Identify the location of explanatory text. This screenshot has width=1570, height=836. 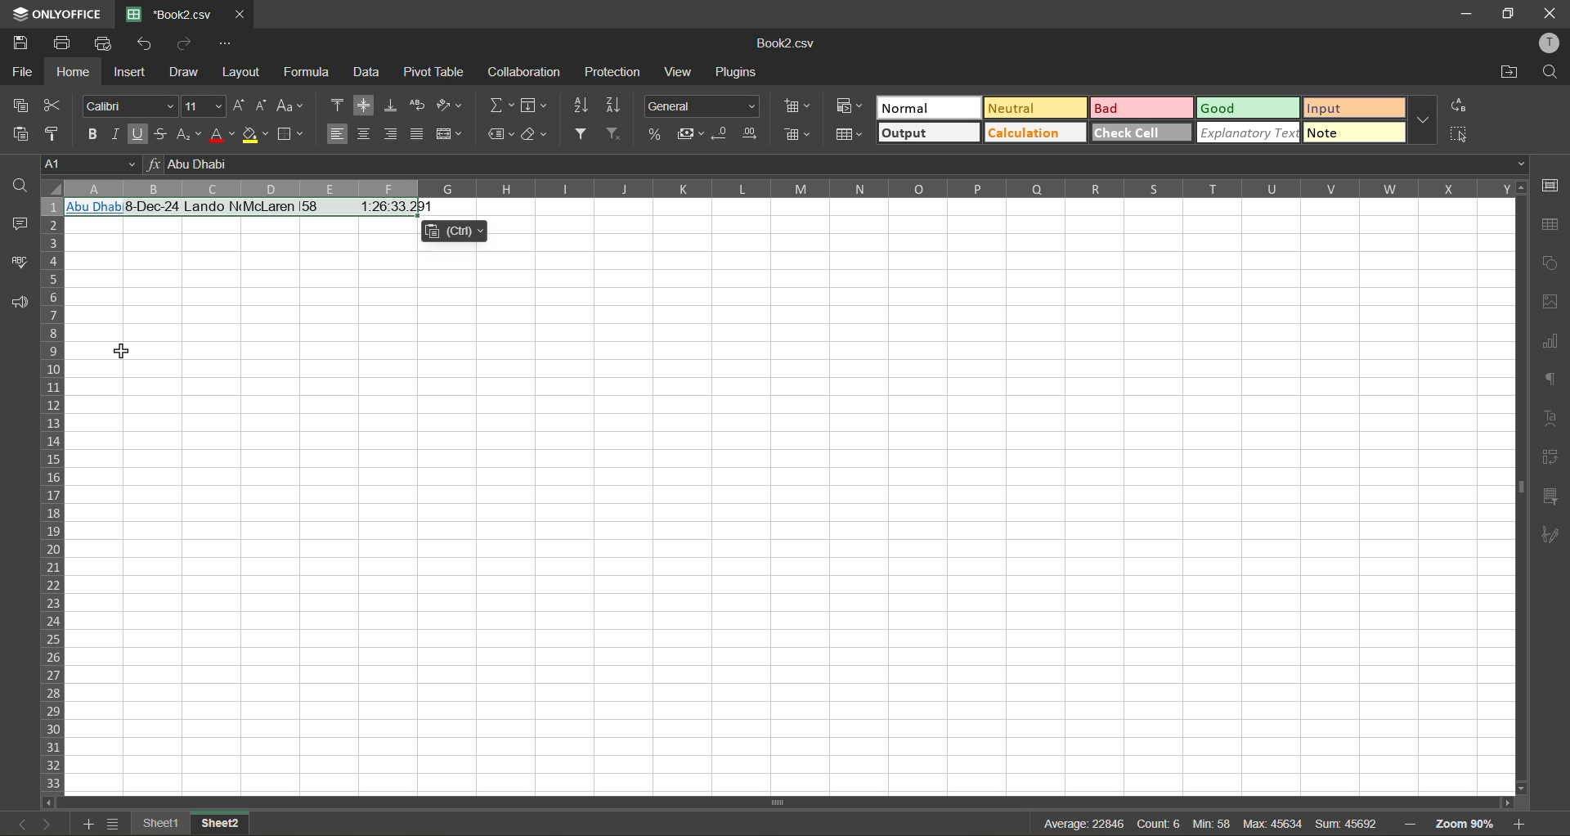
(1250, 133).